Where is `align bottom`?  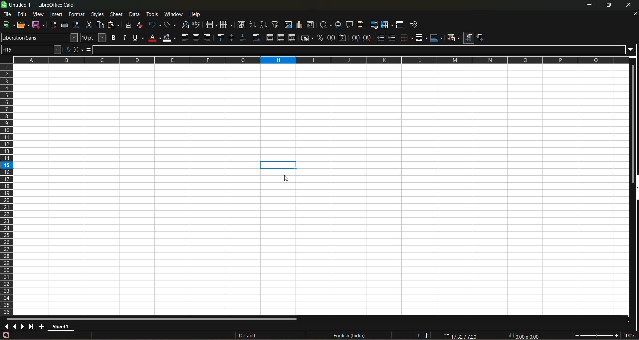 align bottom is located at coordinates (243, 38).